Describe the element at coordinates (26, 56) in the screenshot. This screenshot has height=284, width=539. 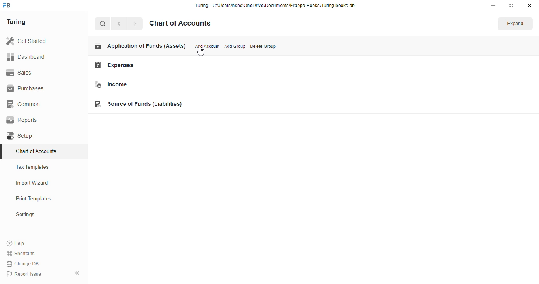
I see `dashboard` at that location.